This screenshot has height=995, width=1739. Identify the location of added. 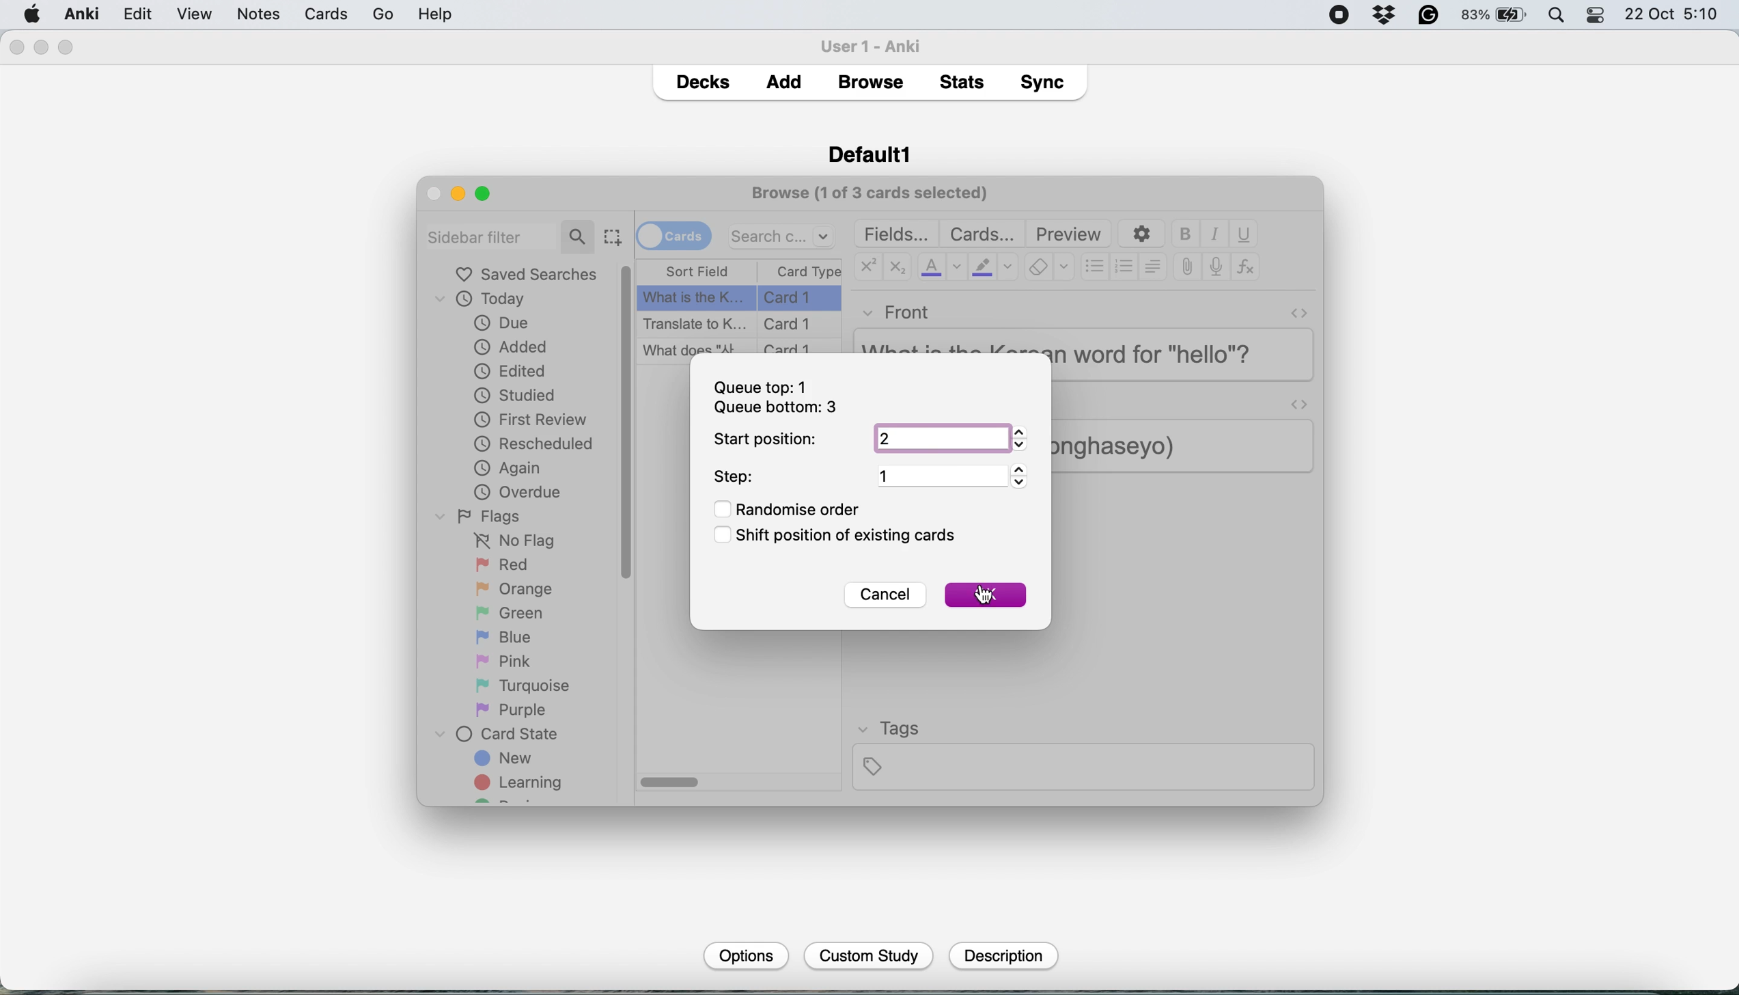
(512, 346).